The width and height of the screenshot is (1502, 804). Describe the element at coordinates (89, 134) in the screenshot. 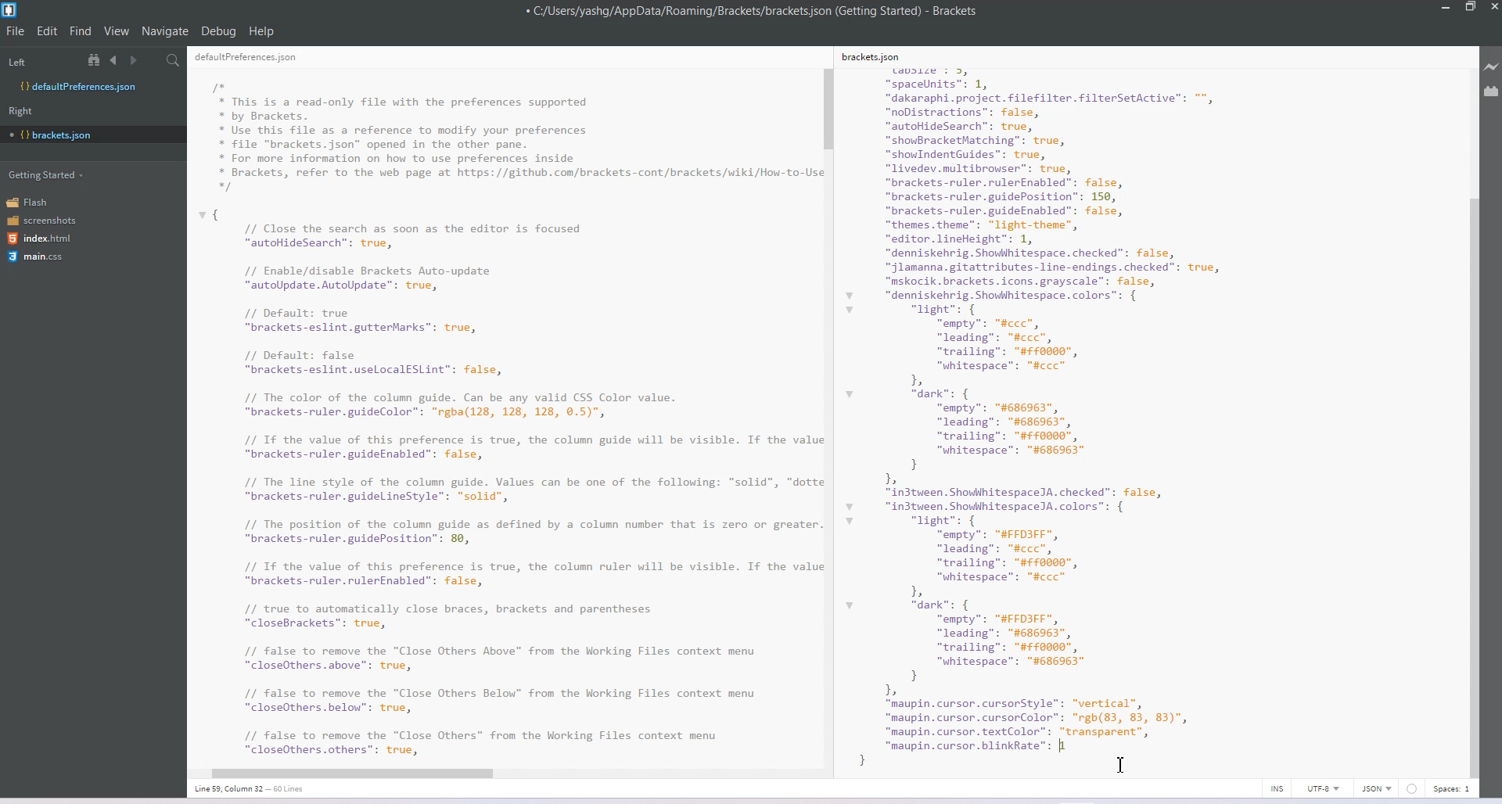

I see `bracket.json` at that location.